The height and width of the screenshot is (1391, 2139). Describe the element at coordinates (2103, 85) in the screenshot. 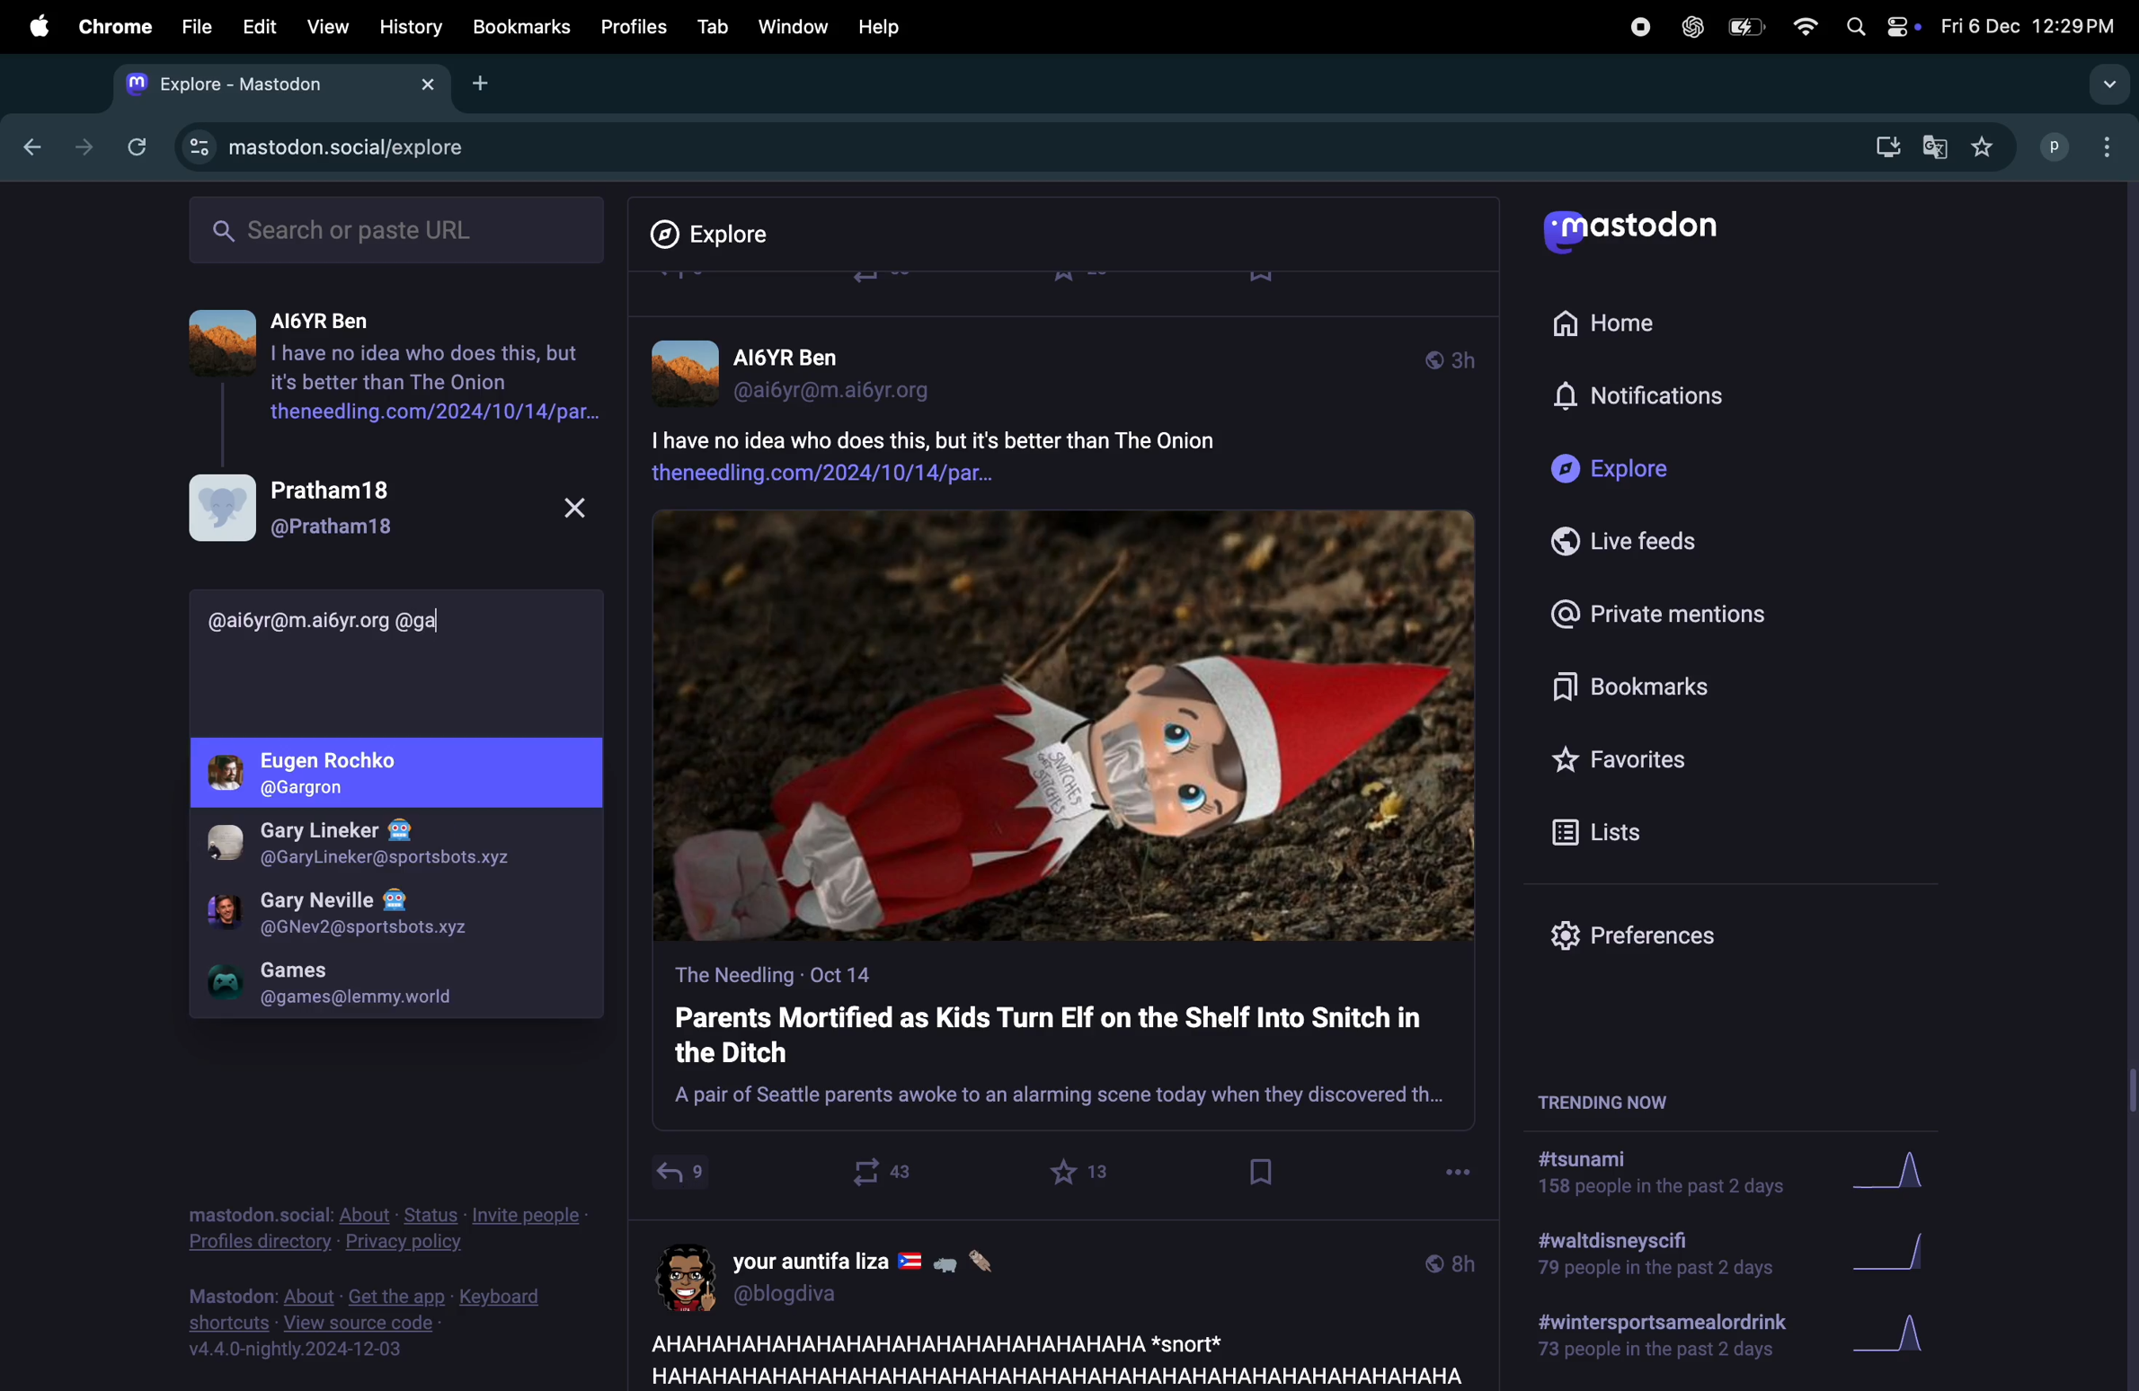

I see `drop down` at that location.